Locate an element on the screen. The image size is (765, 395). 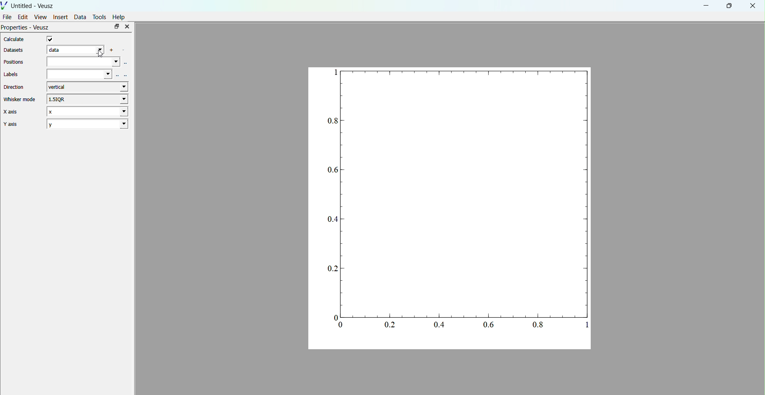
View is located at coordinates (40, 17).